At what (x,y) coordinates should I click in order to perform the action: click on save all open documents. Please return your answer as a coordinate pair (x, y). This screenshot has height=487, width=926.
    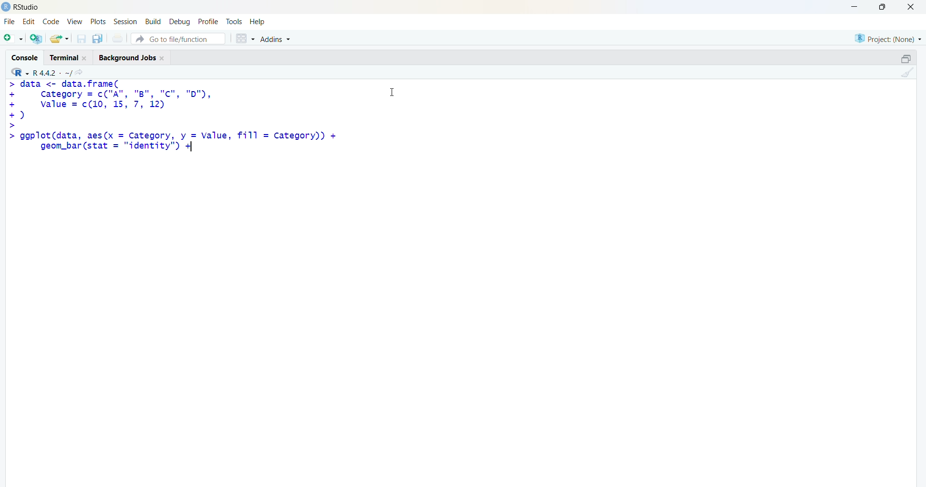
    Looking at the image, I should click on (97, 39).